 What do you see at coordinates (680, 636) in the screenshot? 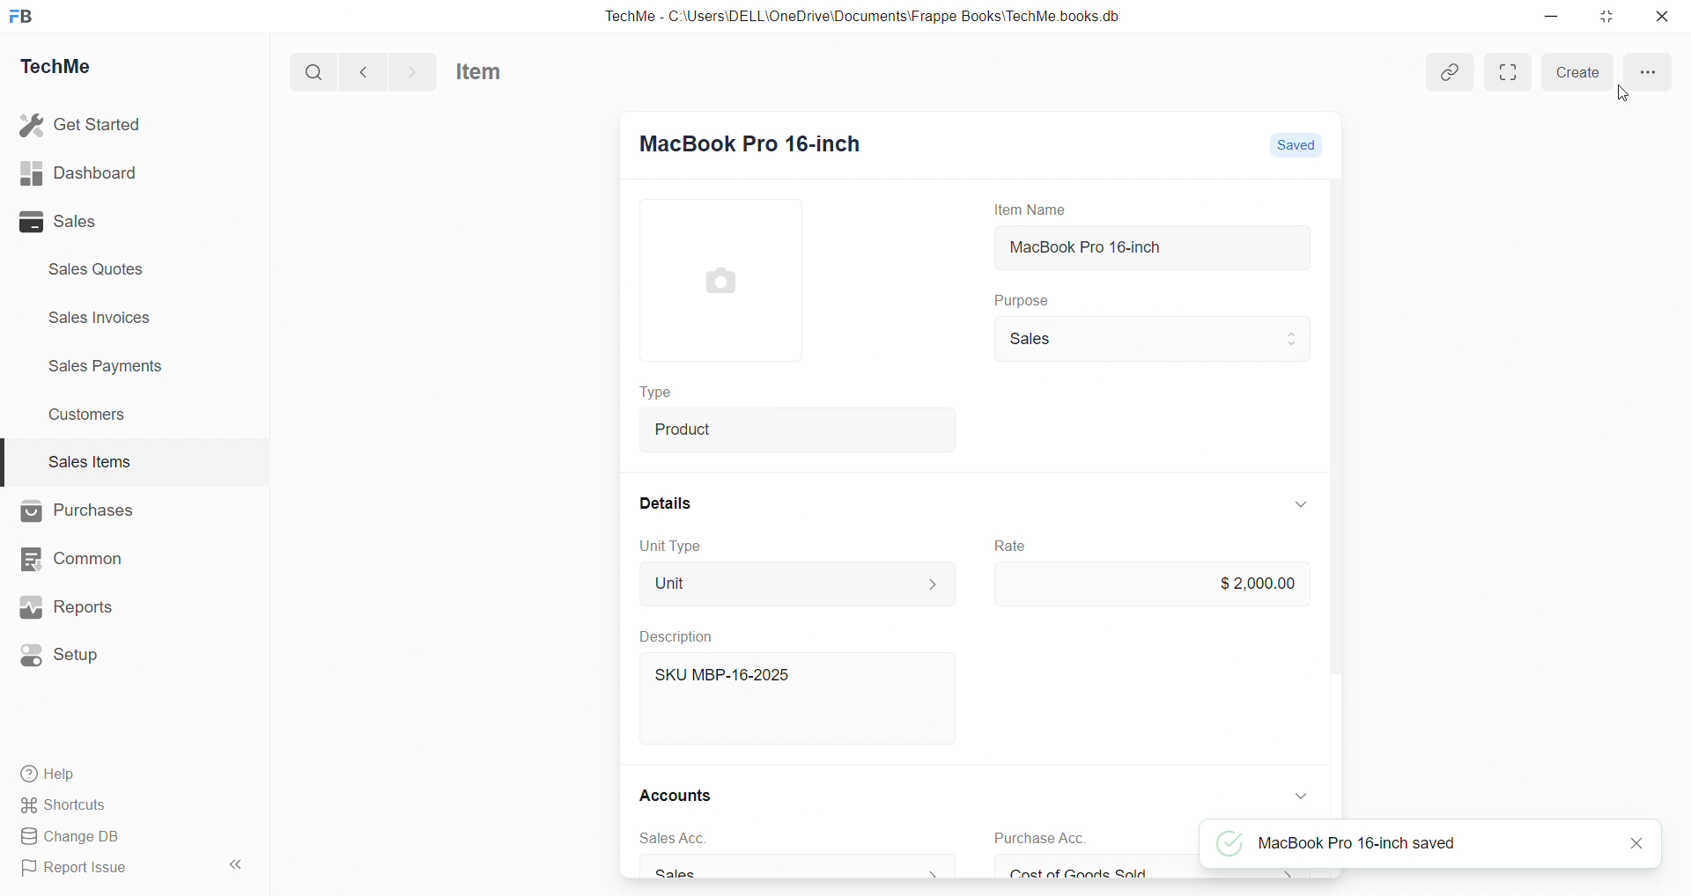
I see `Description` at bounding box center [680, 636].